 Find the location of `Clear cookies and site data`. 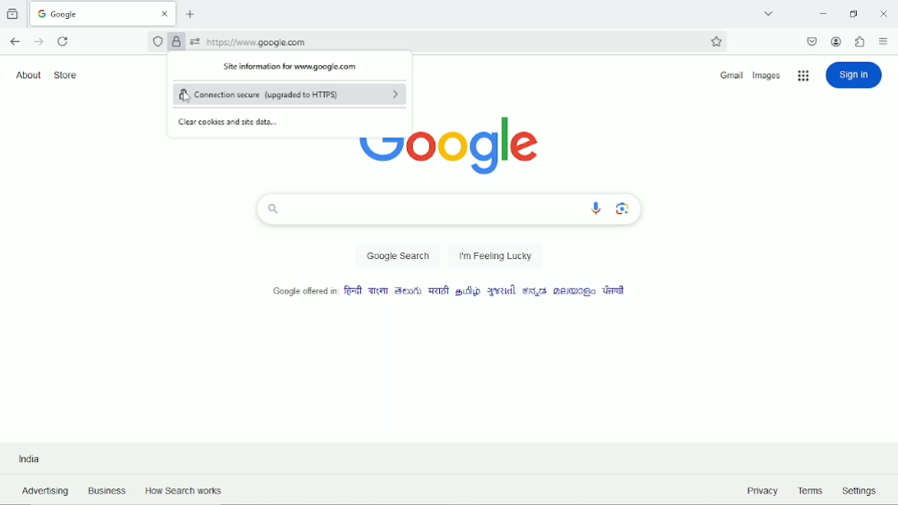

Clear cookies and site data is located at coordinates (228, 122).